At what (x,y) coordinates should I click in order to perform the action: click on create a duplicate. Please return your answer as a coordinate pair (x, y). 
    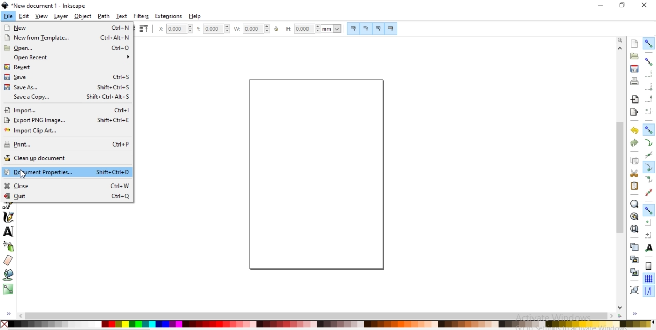
    Looking at the image, I should click on (634, 247).